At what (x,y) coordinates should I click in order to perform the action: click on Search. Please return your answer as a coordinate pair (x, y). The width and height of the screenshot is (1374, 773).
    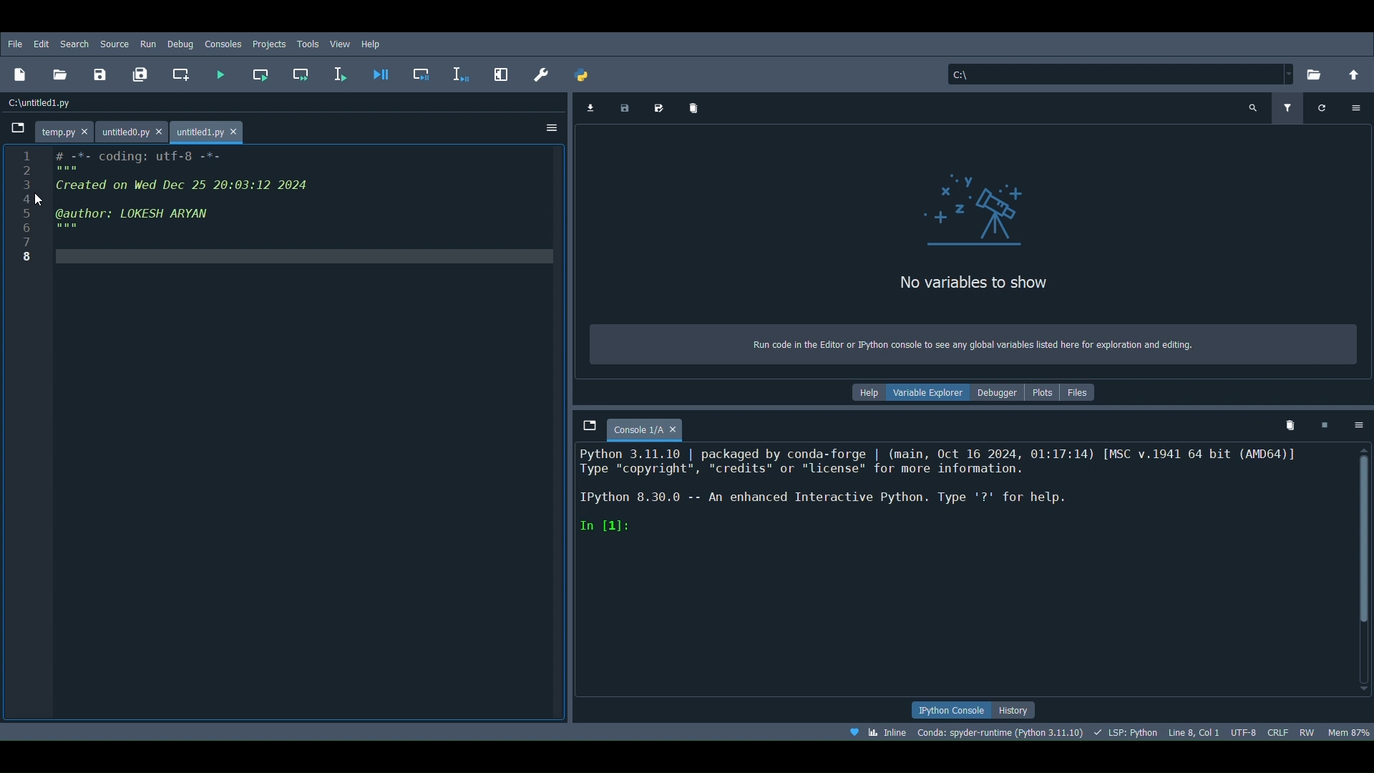
    Looking at the image, I should click on (74, 42).